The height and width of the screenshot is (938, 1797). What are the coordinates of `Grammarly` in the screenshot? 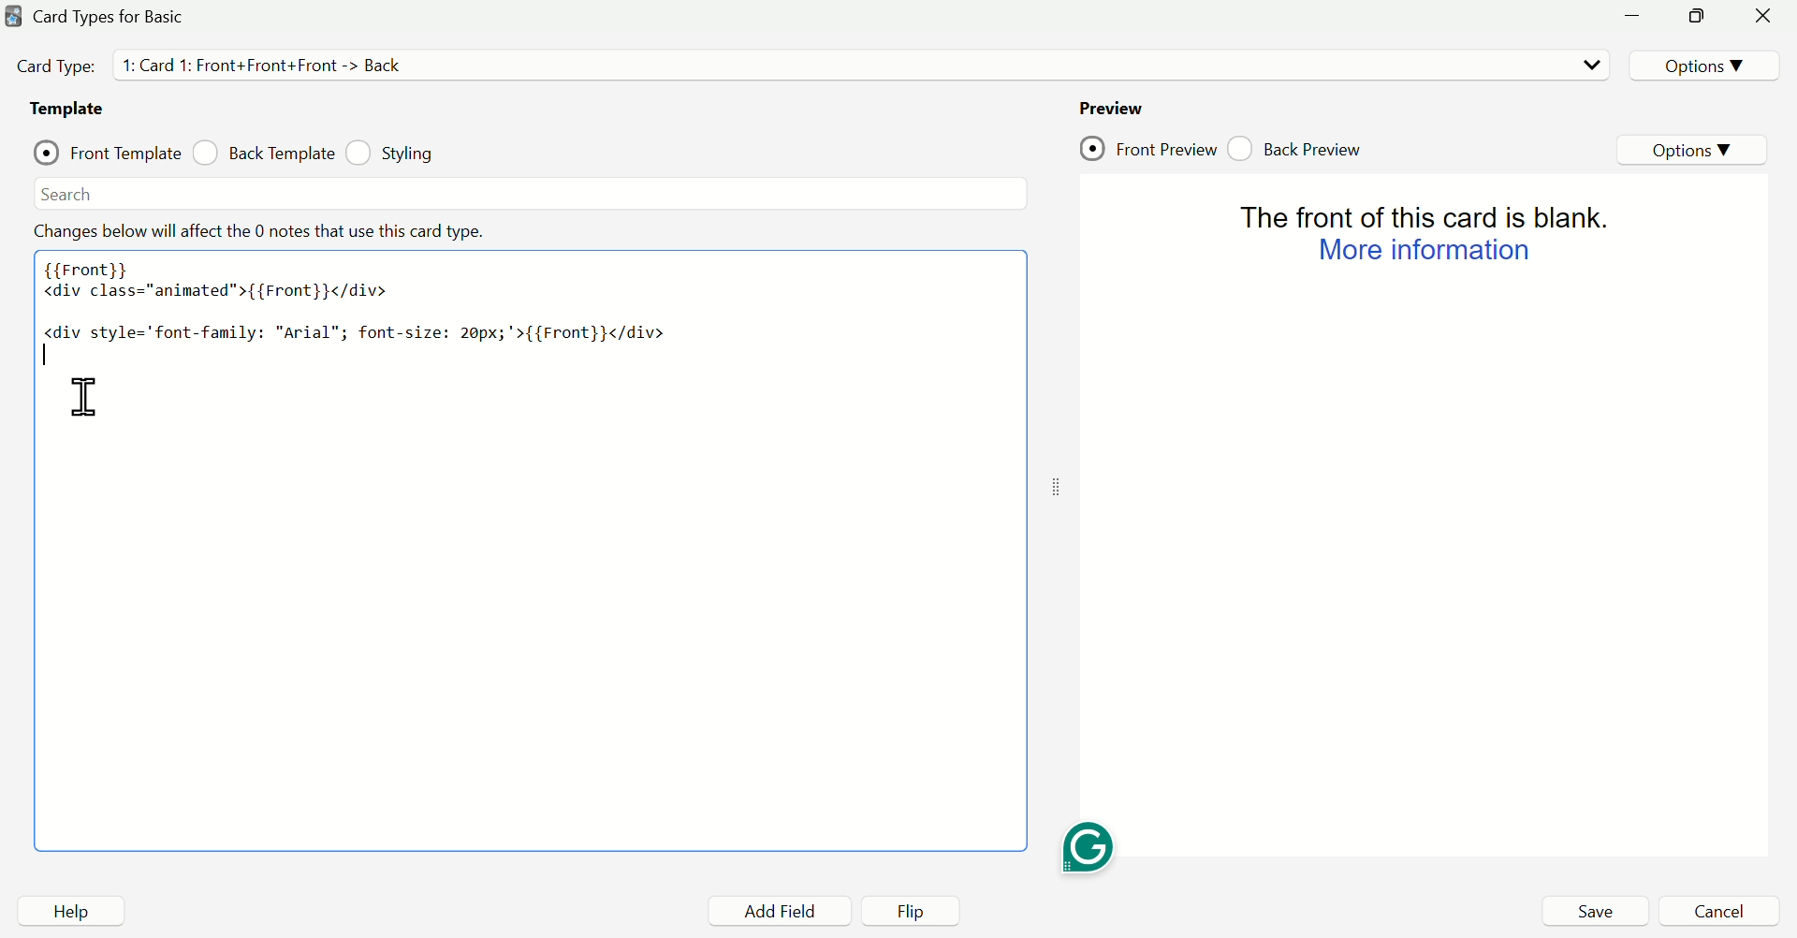 It's located at (1089, 845).